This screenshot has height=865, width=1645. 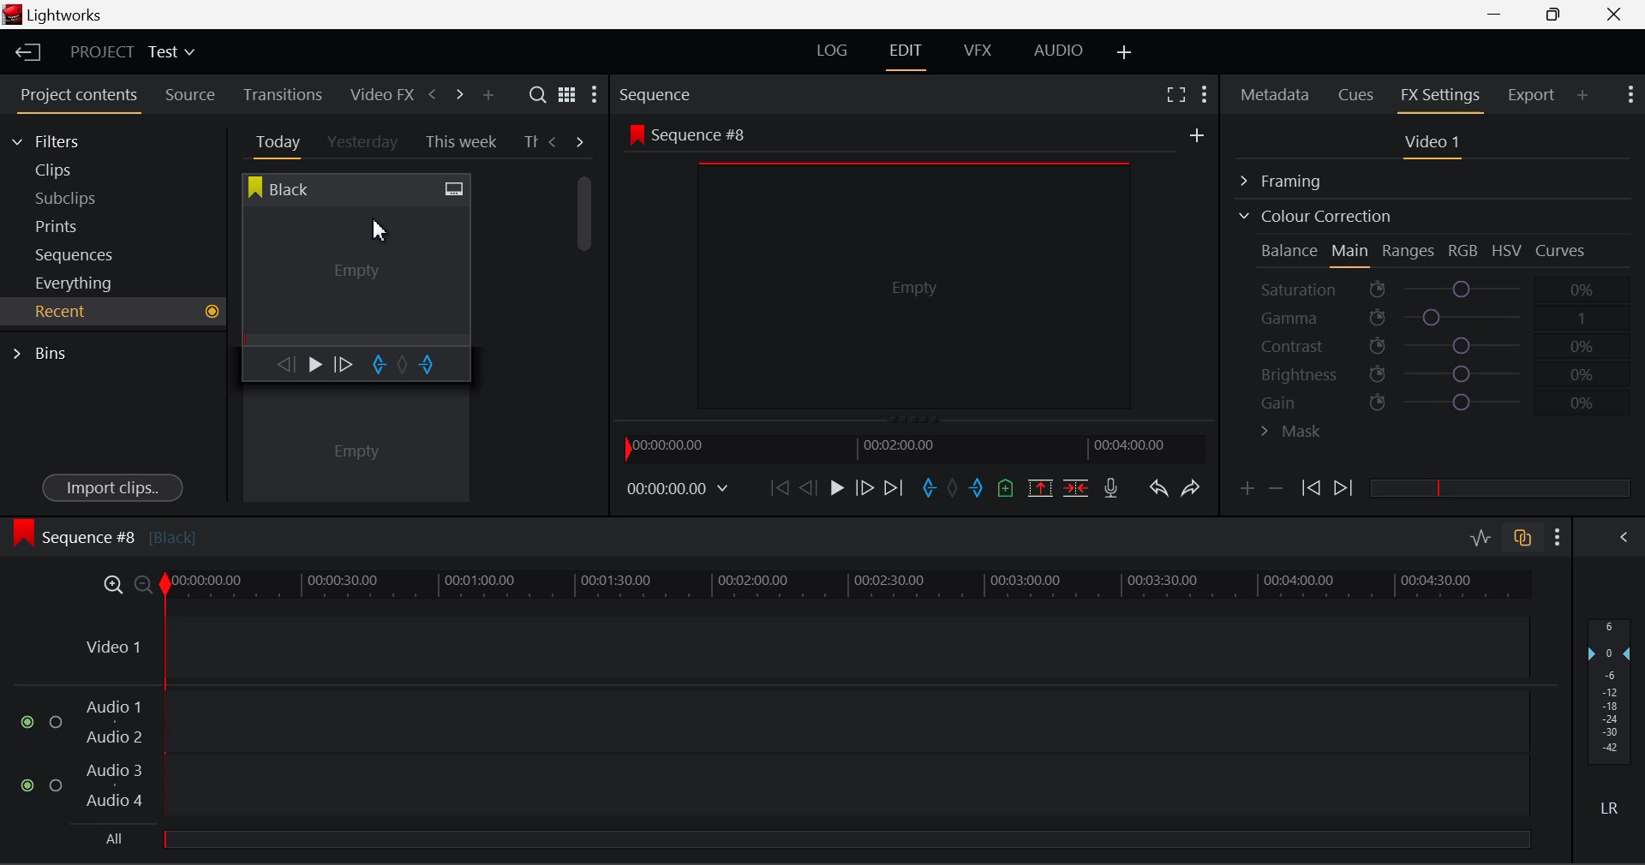 I want to click on Project Title, so click(x=133, y=53).